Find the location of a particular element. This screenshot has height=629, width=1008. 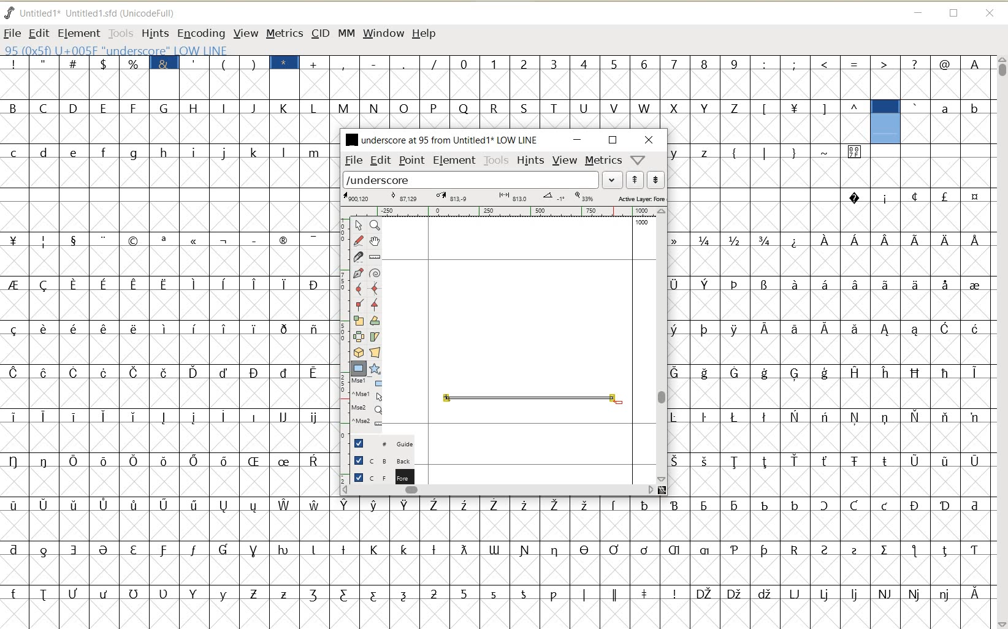

SCROLLBAR is located at coordinates (498, 489).